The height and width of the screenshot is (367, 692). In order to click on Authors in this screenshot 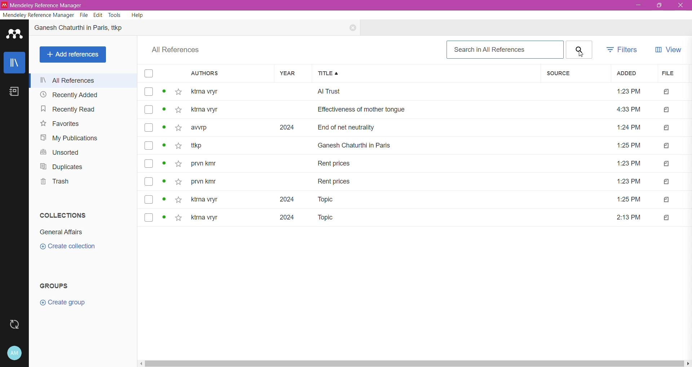, I will do `click(231, 74)`.